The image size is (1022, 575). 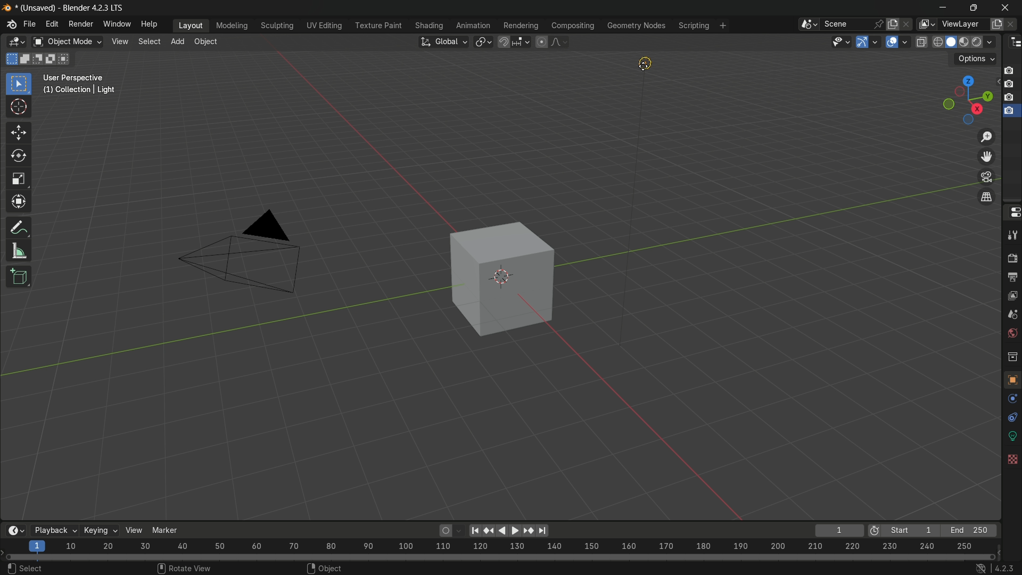 I want to click on output, so click(x=1011, y=276).